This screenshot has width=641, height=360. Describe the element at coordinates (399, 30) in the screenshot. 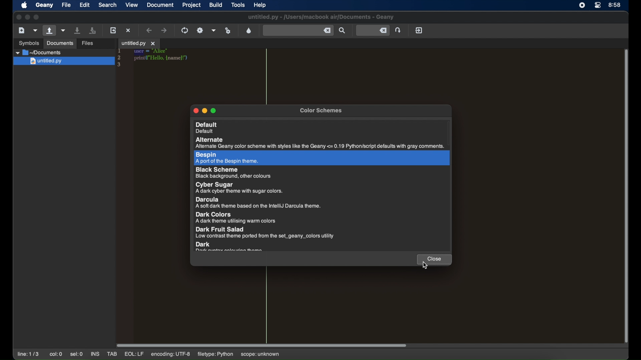

I see `jump to the entered line number` at that location.